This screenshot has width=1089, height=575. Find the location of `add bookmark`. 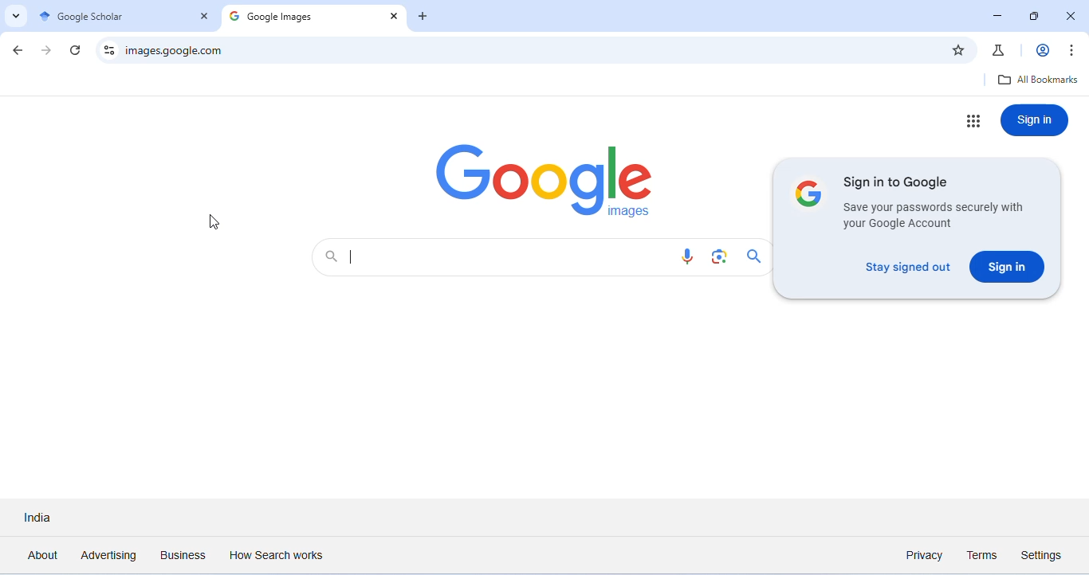

add bookmark is located at coordinates (958, 49).